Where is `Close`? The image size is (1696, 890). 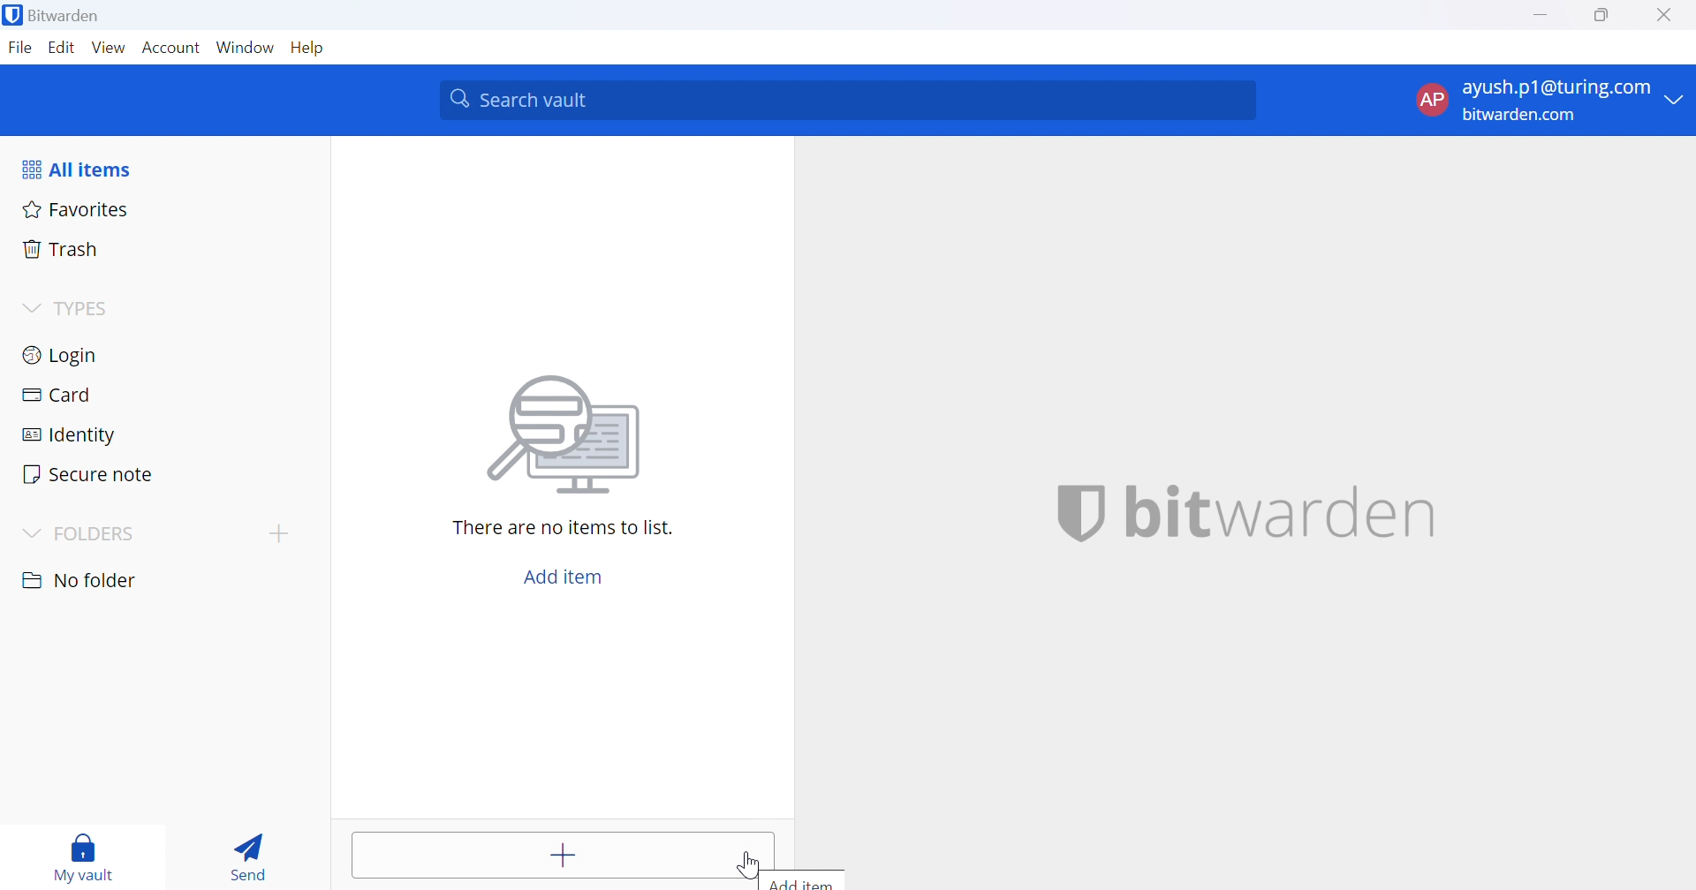
Close is located at coordinates (1667, 17).